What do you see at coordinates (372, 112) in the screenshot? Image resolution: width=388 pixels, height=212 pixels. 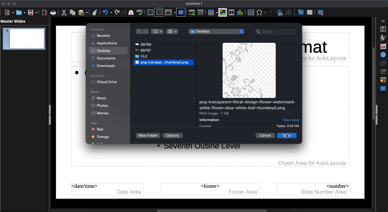 I see `vertical Scrollbar` at bounding box center [372, 112].